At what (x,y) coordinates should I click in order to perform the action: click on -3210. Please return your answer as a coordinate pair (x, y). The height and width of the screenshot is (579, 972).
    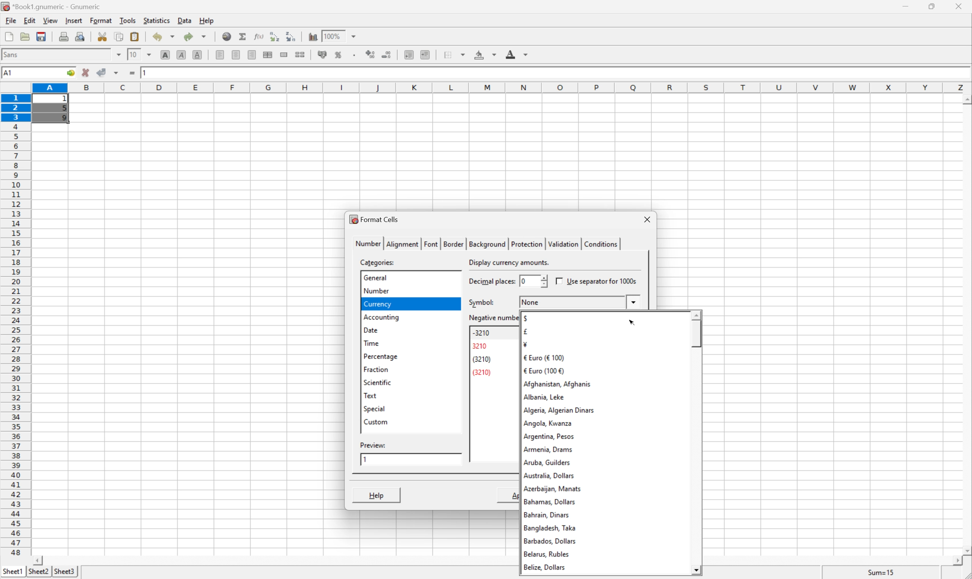
    Looking at the image, I should click on (483, 333).